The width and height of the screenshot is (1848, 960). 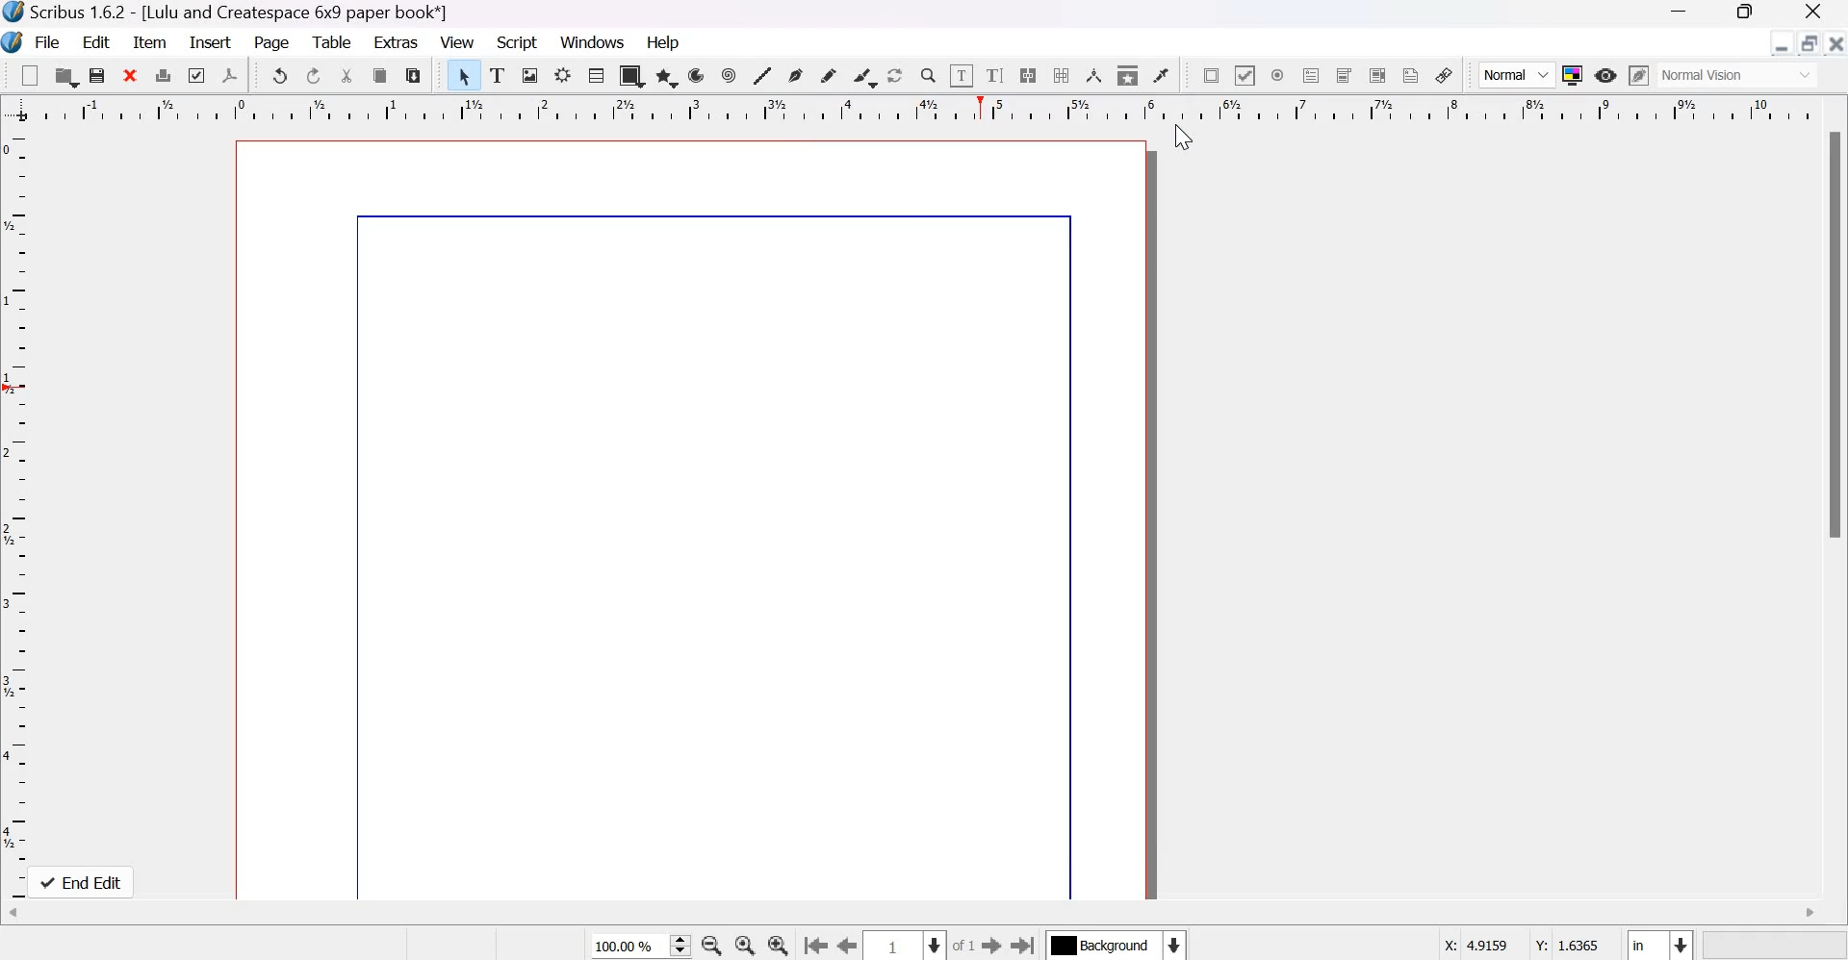 I want to click on close, so click(x=130, y=75).